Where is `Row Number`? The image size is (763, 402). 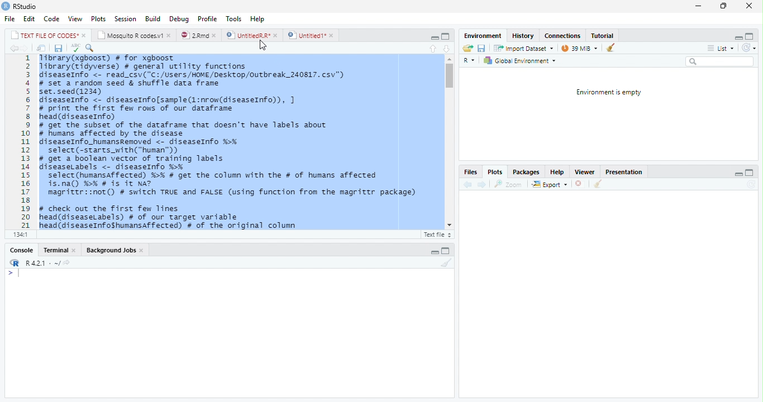 Row Number is located at coordinates (22, 142).